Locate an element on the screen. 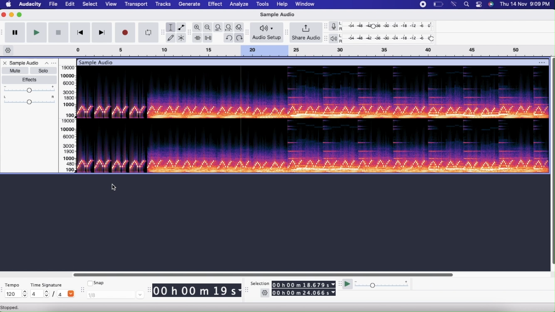  View is located at coordinates (111, 4).